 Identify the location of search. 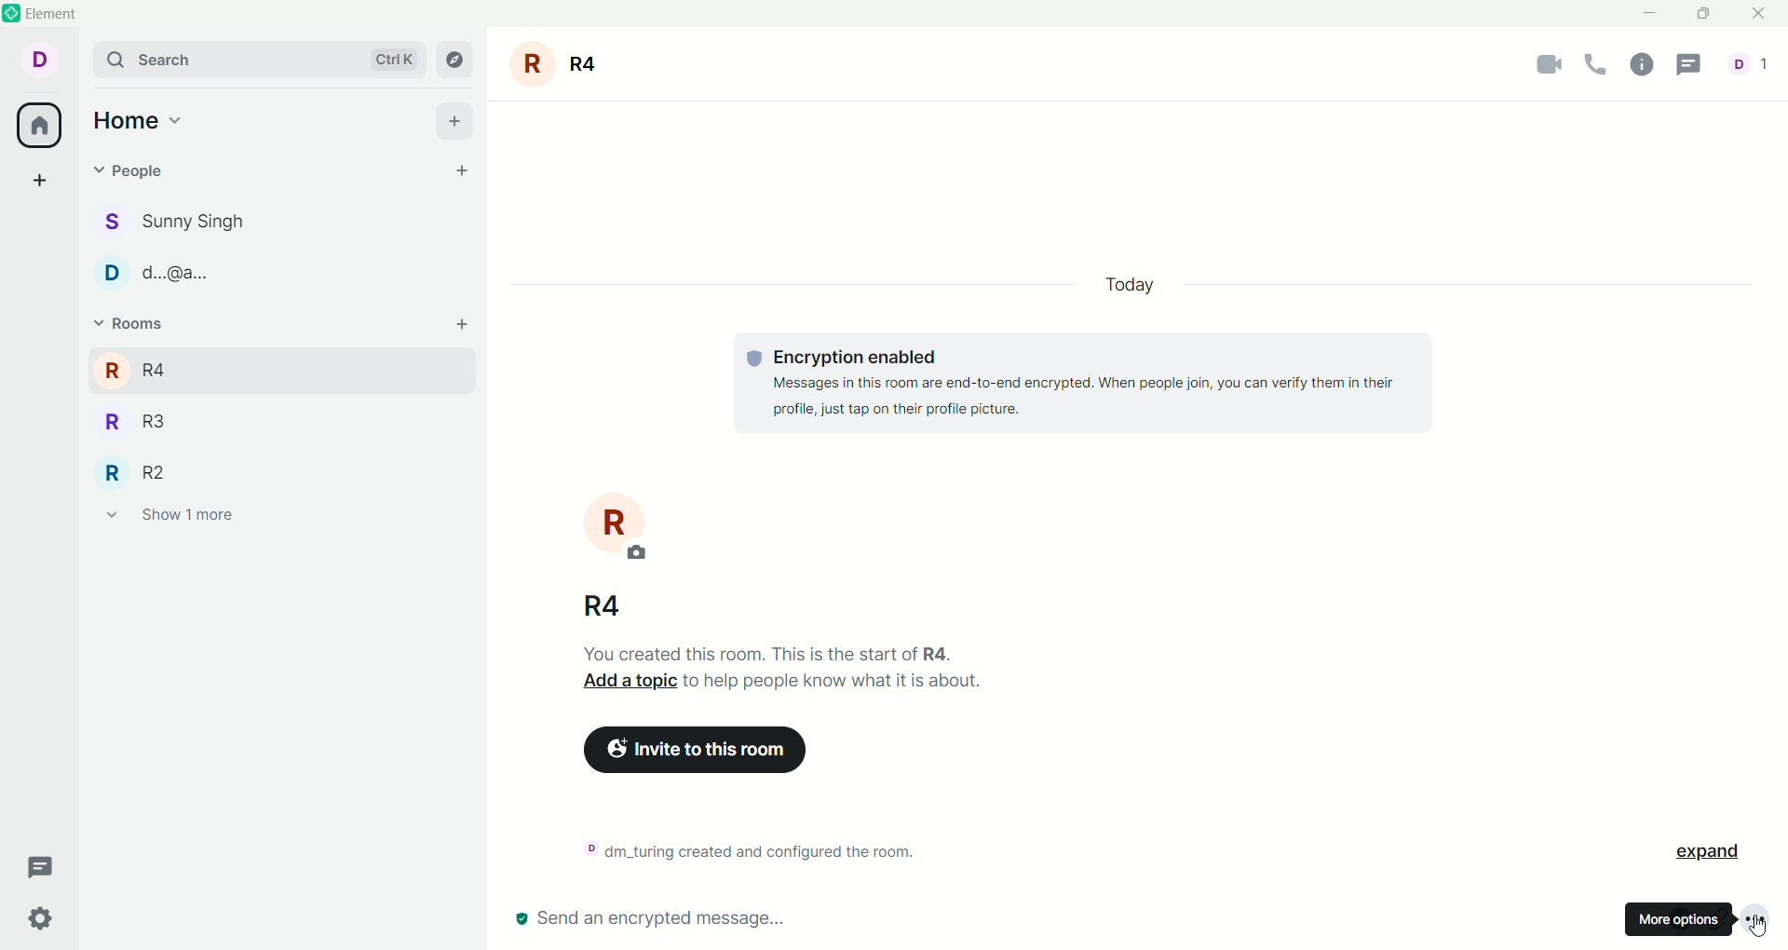
(259, 60).